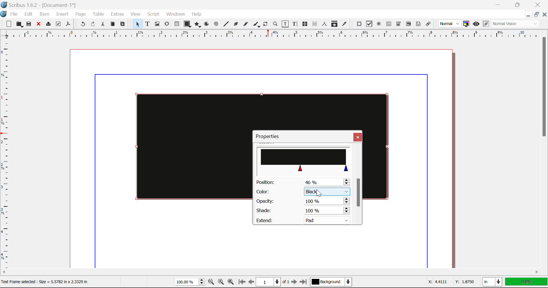 Image resolution: width=548 pixels, height=288 pixels. I want to click on Scroll Bar, so click(358, 184).